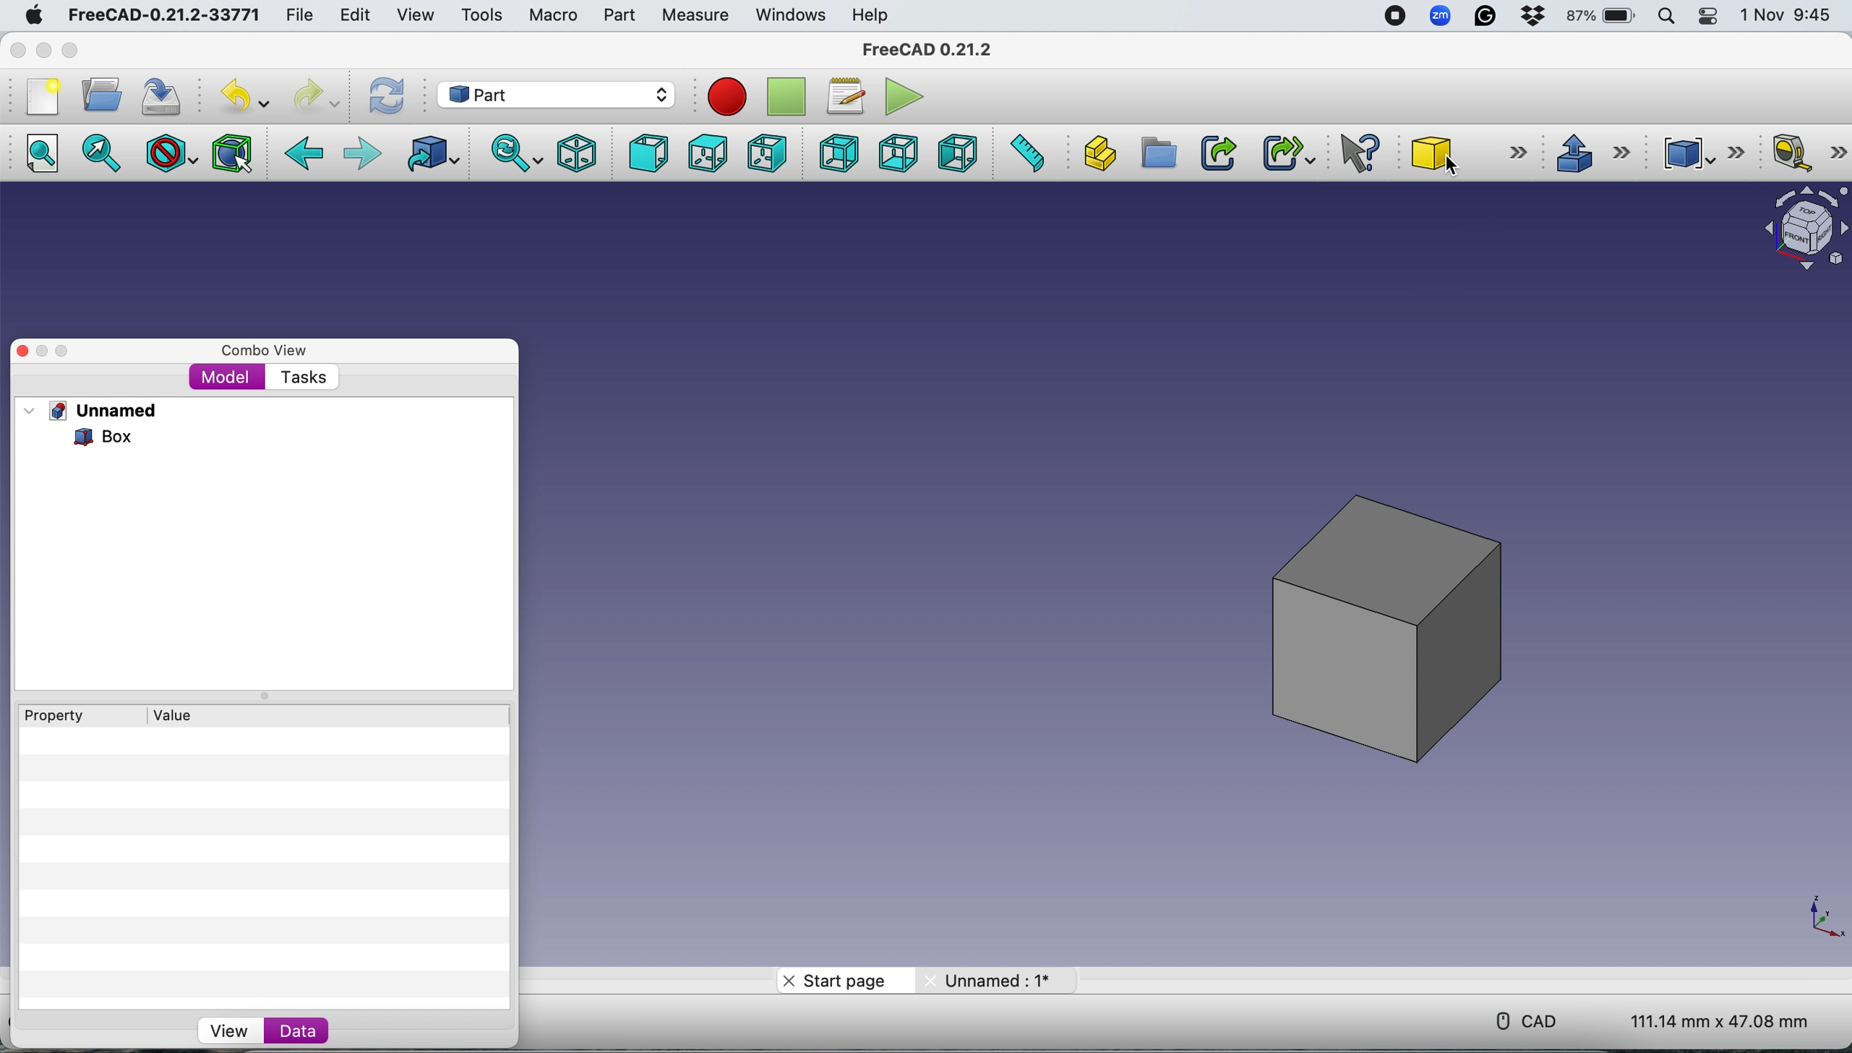 The height and width of the screenshot is (1053, 1852). Describe the element at coordinates (619, 15) in the screenshot. I see `Part` at that location.